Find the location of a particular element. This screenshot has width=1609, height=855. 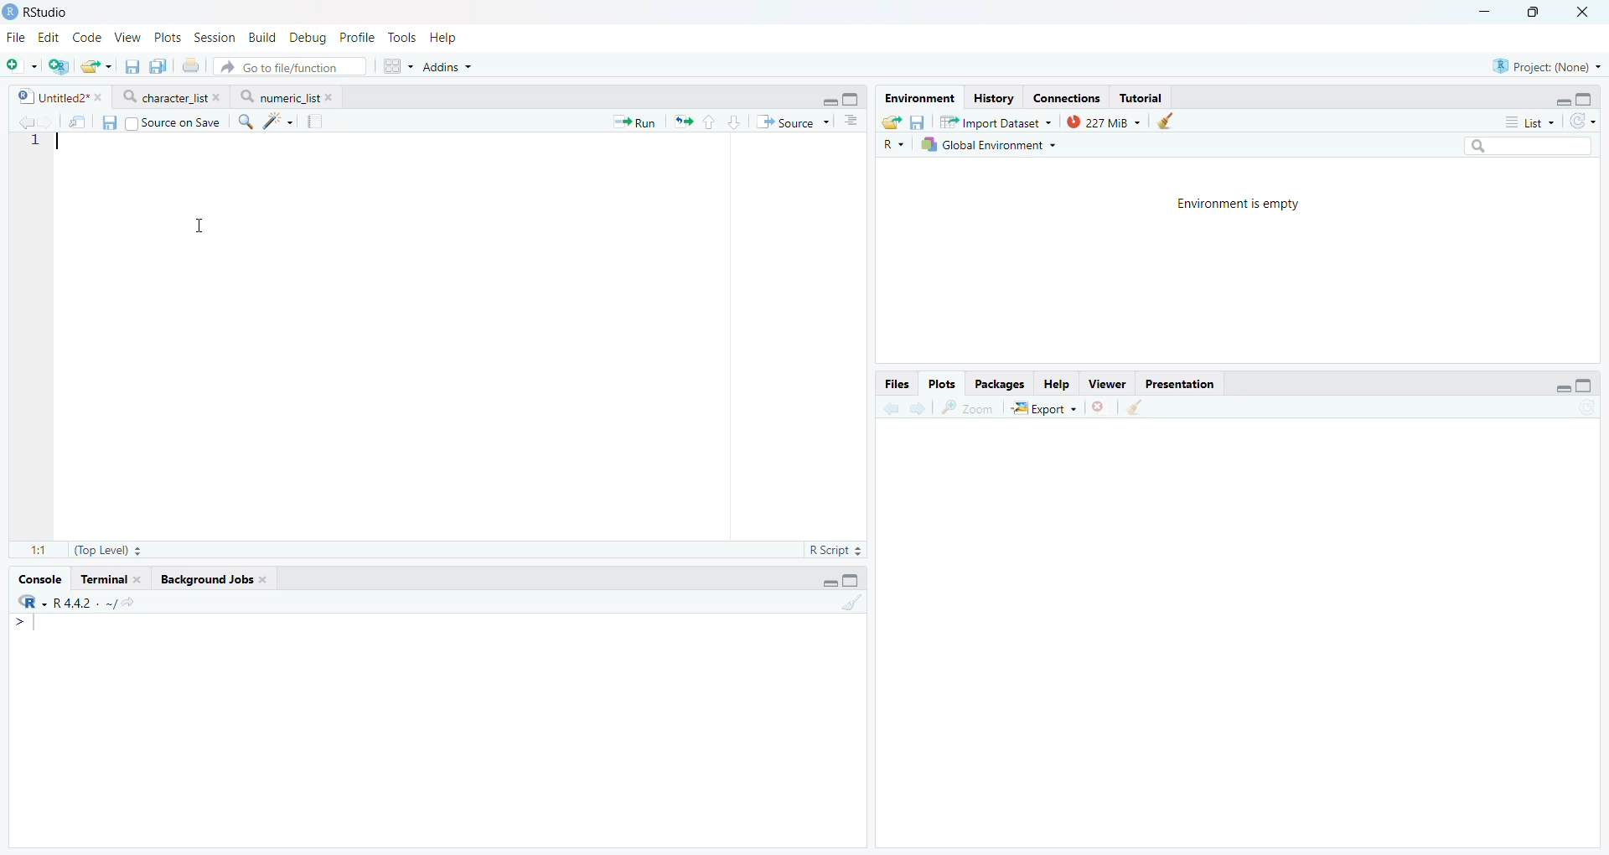

Code editor is located at coordinates (391, 334).